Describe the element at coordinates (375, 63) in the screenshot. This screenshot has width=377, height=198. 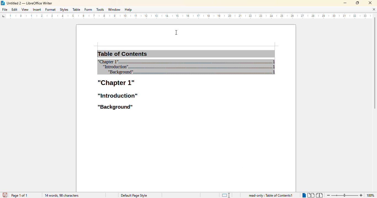
I see `vertical scroll bar` at that location.